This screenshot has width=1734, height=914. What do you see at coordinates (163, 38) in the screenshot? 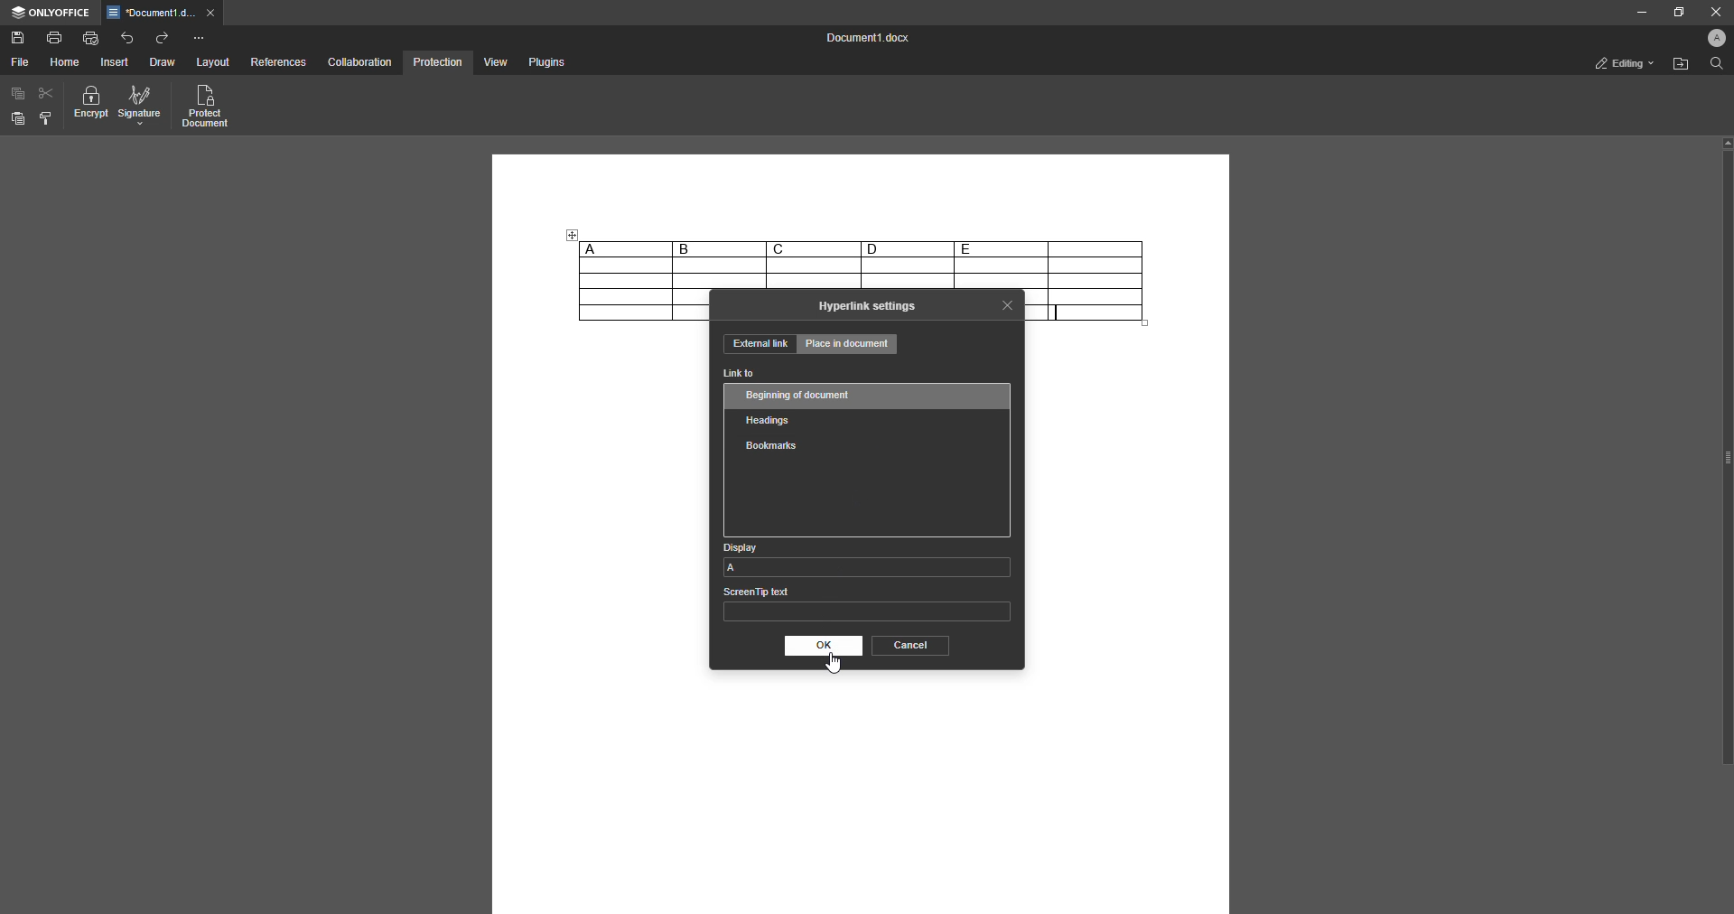
I see `Redo` at bounding box center [163, 38].